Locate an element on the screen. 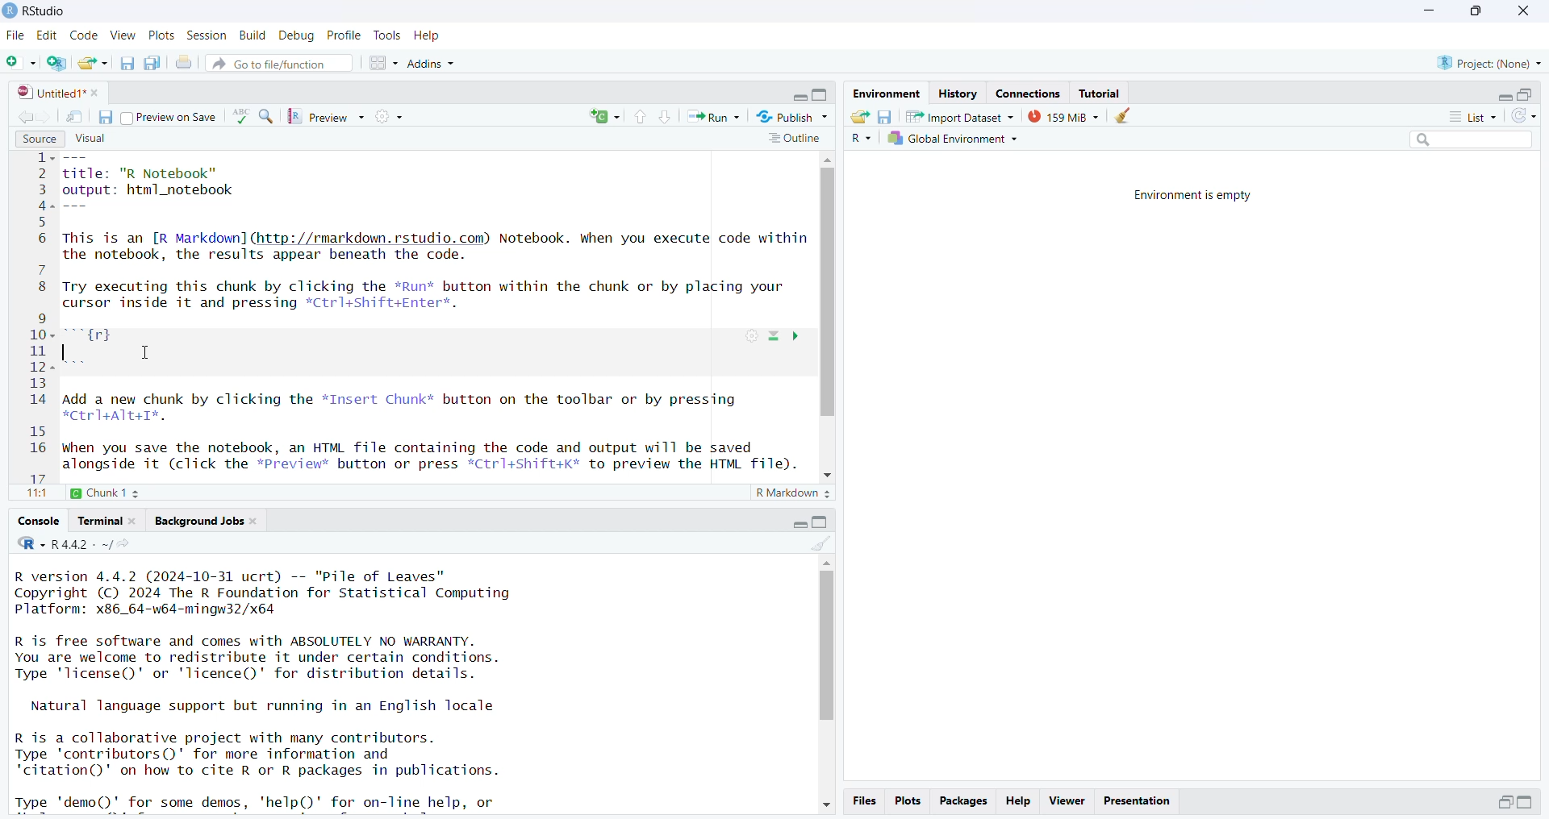 Image resolution: width=1549 pixels, height=819 pixels. tools is located at coordinates (388, 35).